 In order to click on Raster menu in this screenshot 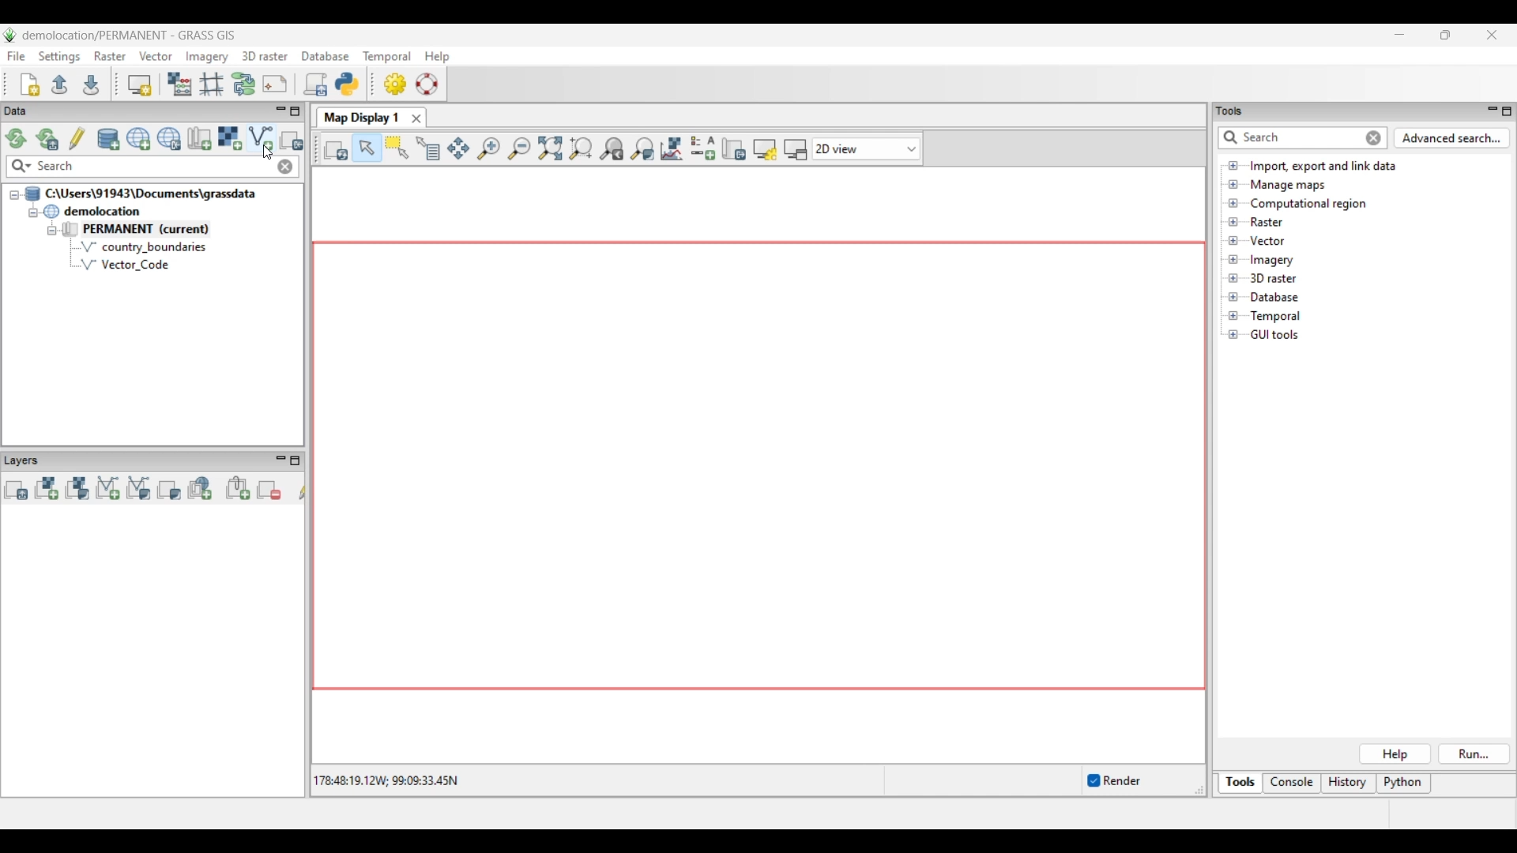, I will do `click(110, 56)`.